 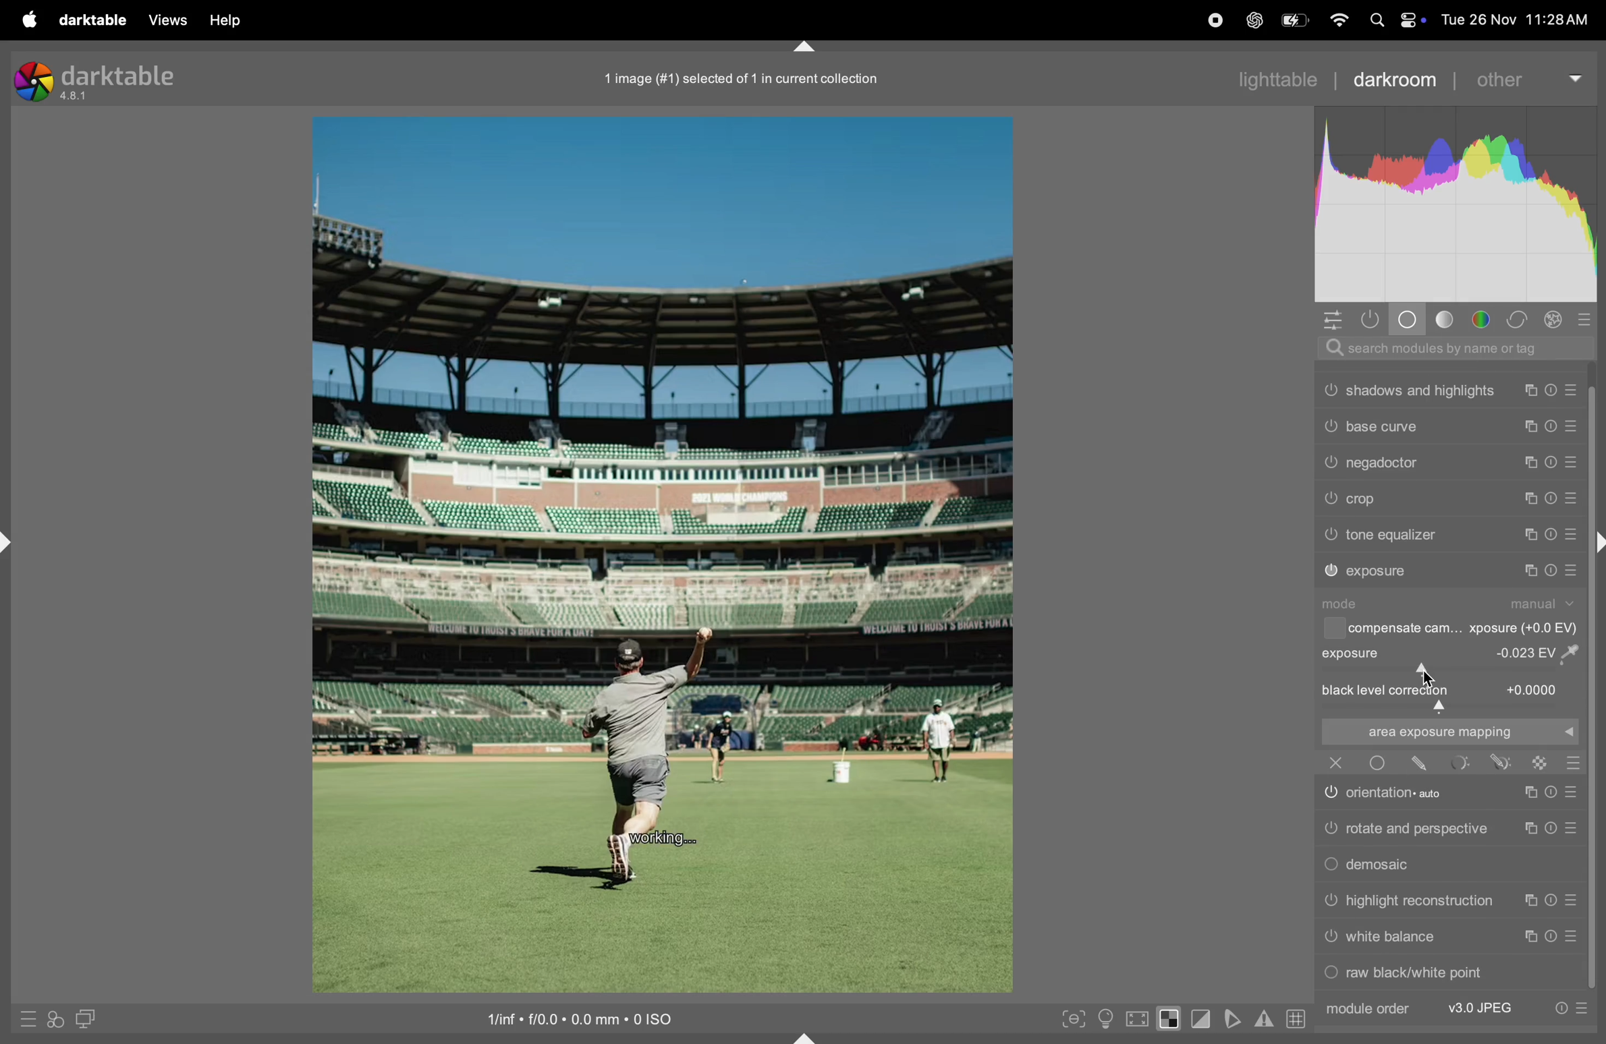 What do you see at coordinates (1531, 937) in the screenshot?
I see `copy` at bounding box center [1531, 937].